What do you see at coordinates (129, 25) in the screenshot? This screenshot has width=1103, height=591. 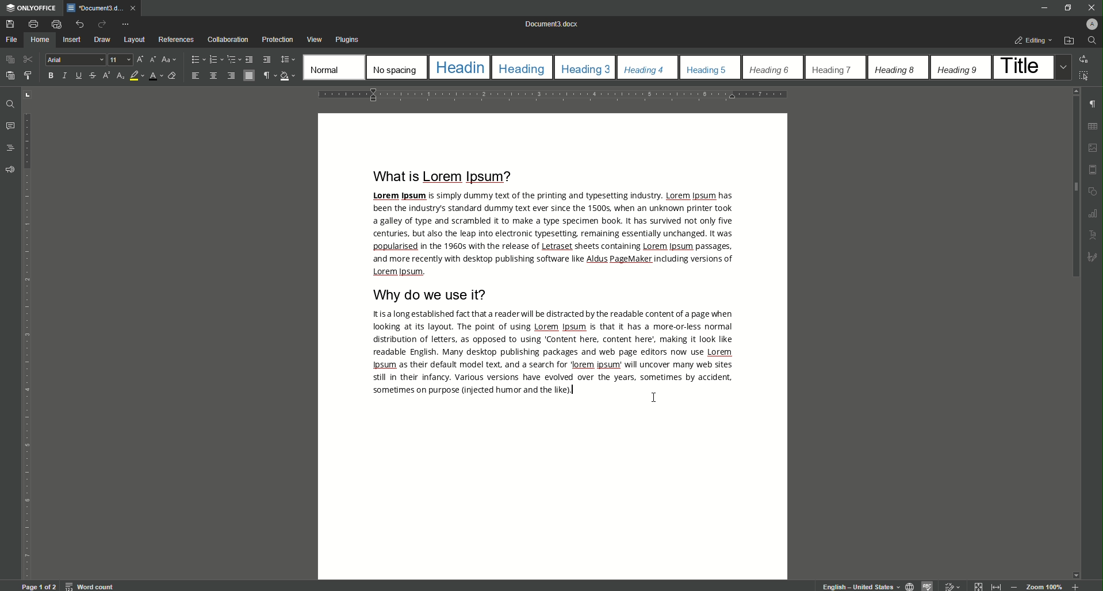 I see `Customize` at bounding box center [129, 25].